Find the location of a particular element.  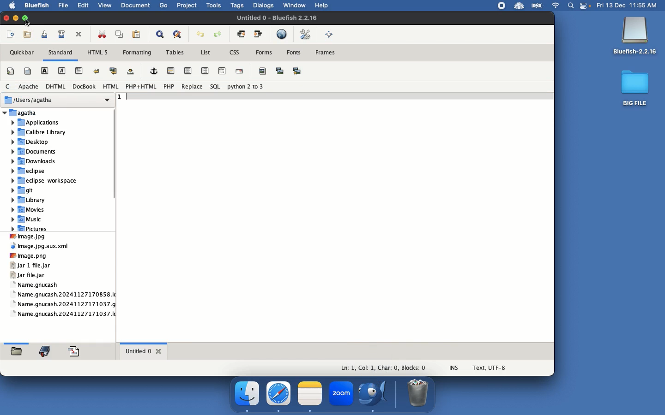

Edit preferences is located at coordinates (306, 35).